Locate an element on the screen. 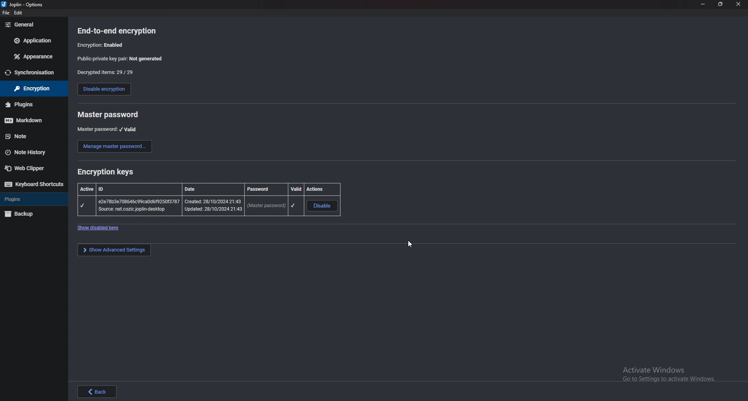 Image resolution: width=748 pixels, height=401 pixels. second row is located at coordinates (209, 206).